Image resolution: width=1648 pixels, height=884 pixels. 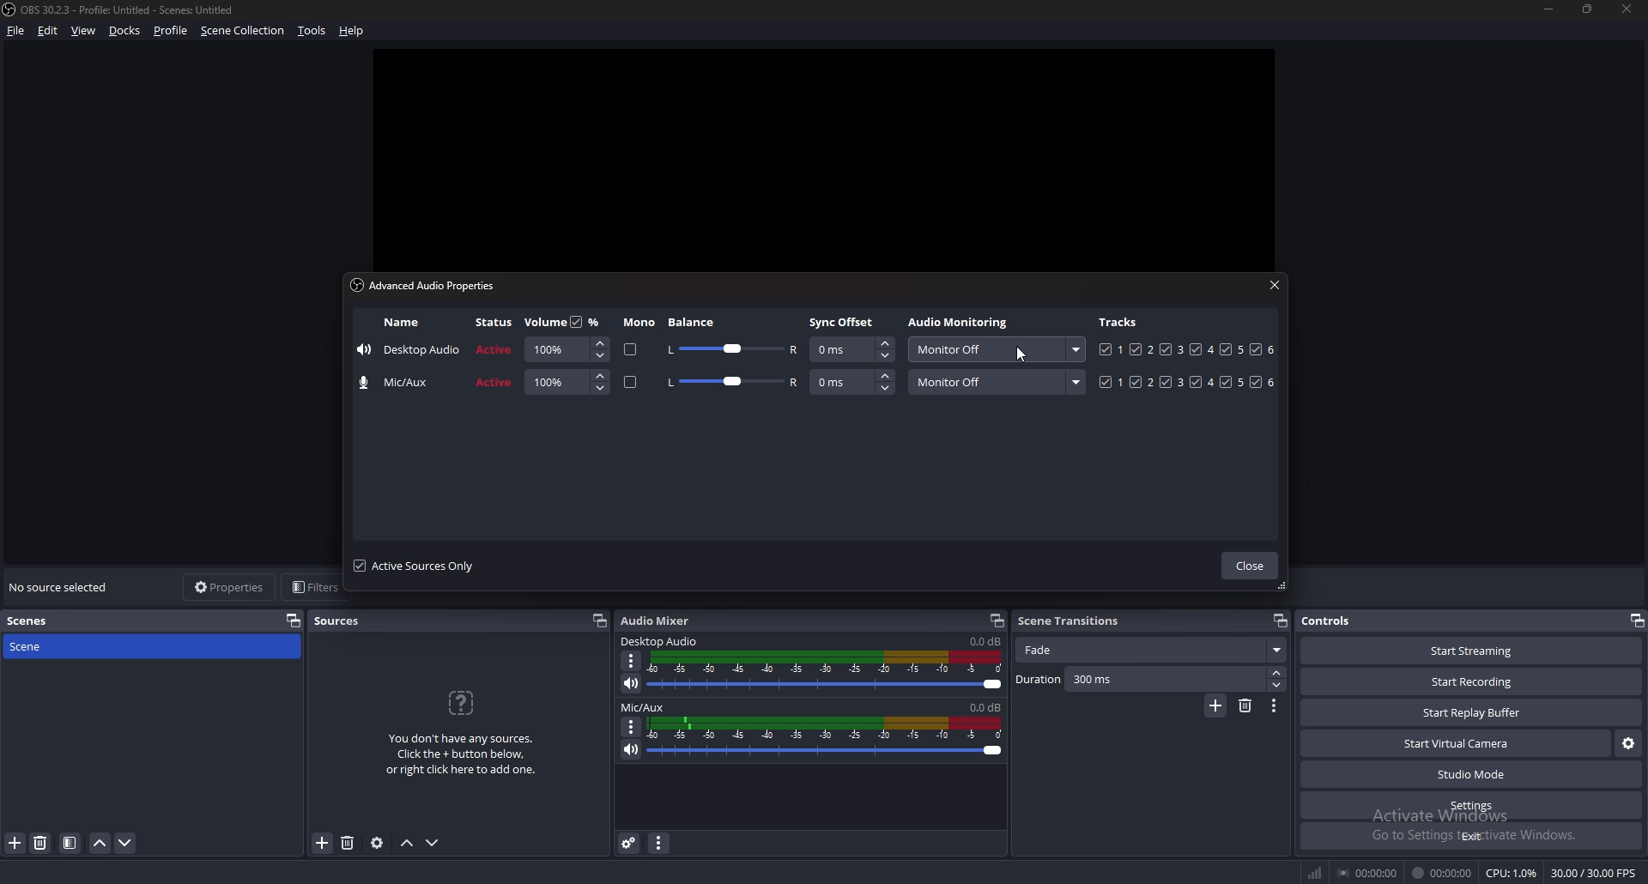 What do you see at coordinates (631, 349) in the screenshot?
I see `mono` at bounding box center [631, 349].